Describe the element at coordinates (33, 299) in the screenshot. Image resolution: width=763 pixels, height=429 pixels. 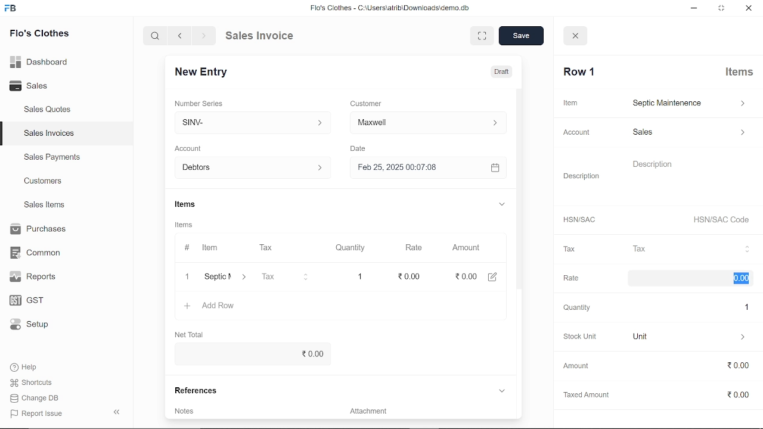
I see `GST` at that location.